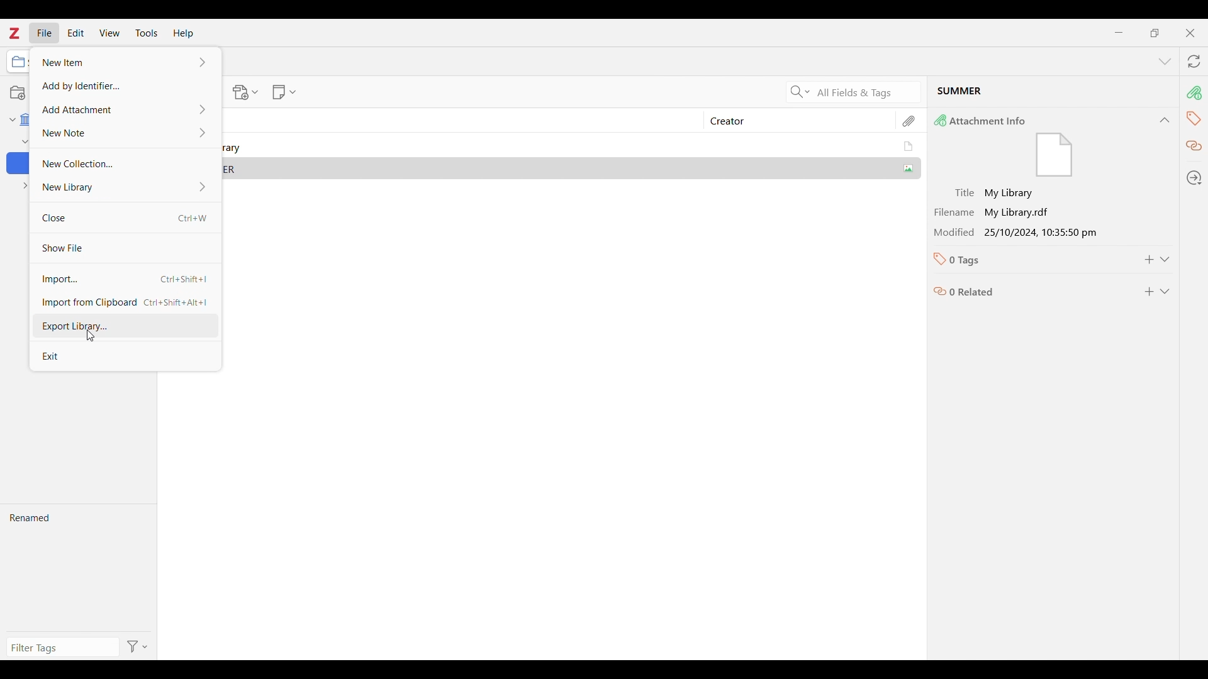 This screenshot has height=679, width=1208. I want to click on Expand, so click(1165, 292).